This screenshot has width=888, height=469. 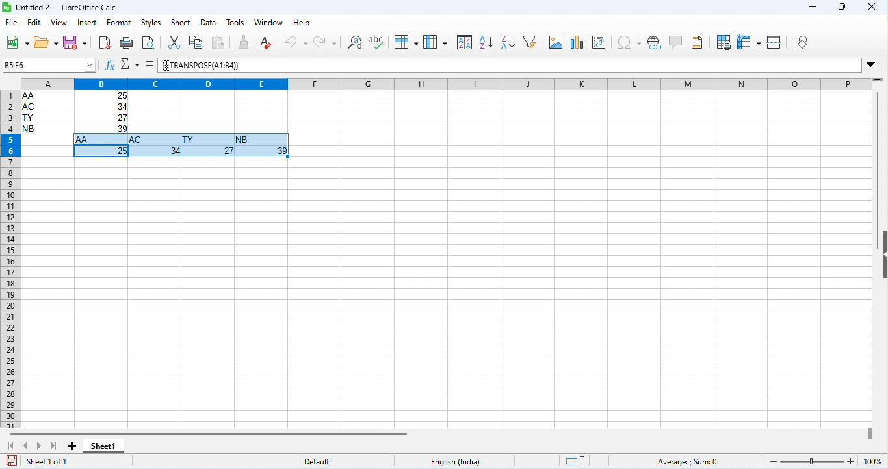 What do you see at coordinates (199, 65) in the screenshot?
I see `formula for transpose` at bounding box center [199, 65].